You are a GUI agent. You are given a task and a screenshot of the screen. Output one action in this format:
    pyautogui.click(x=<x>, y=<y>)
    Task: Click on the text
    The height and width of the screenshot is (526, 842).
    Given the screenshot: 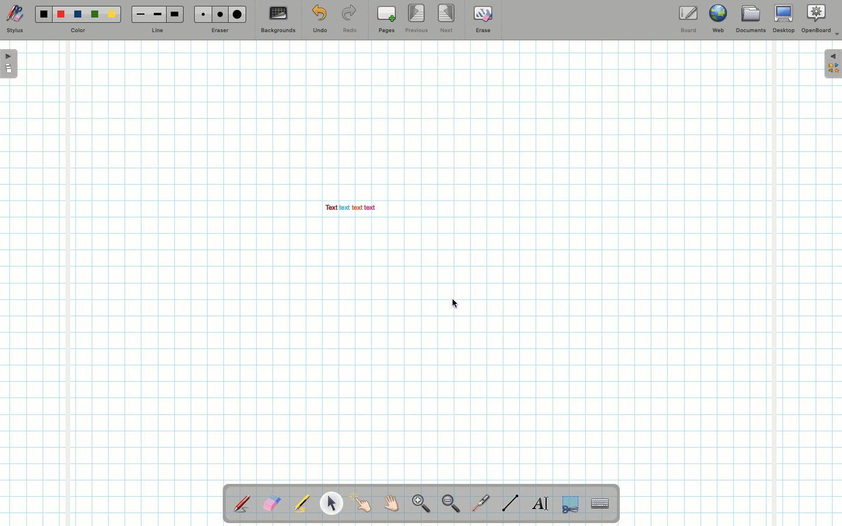 What is the action you would take?
    pyautogui.click(x=370, y=208)
    